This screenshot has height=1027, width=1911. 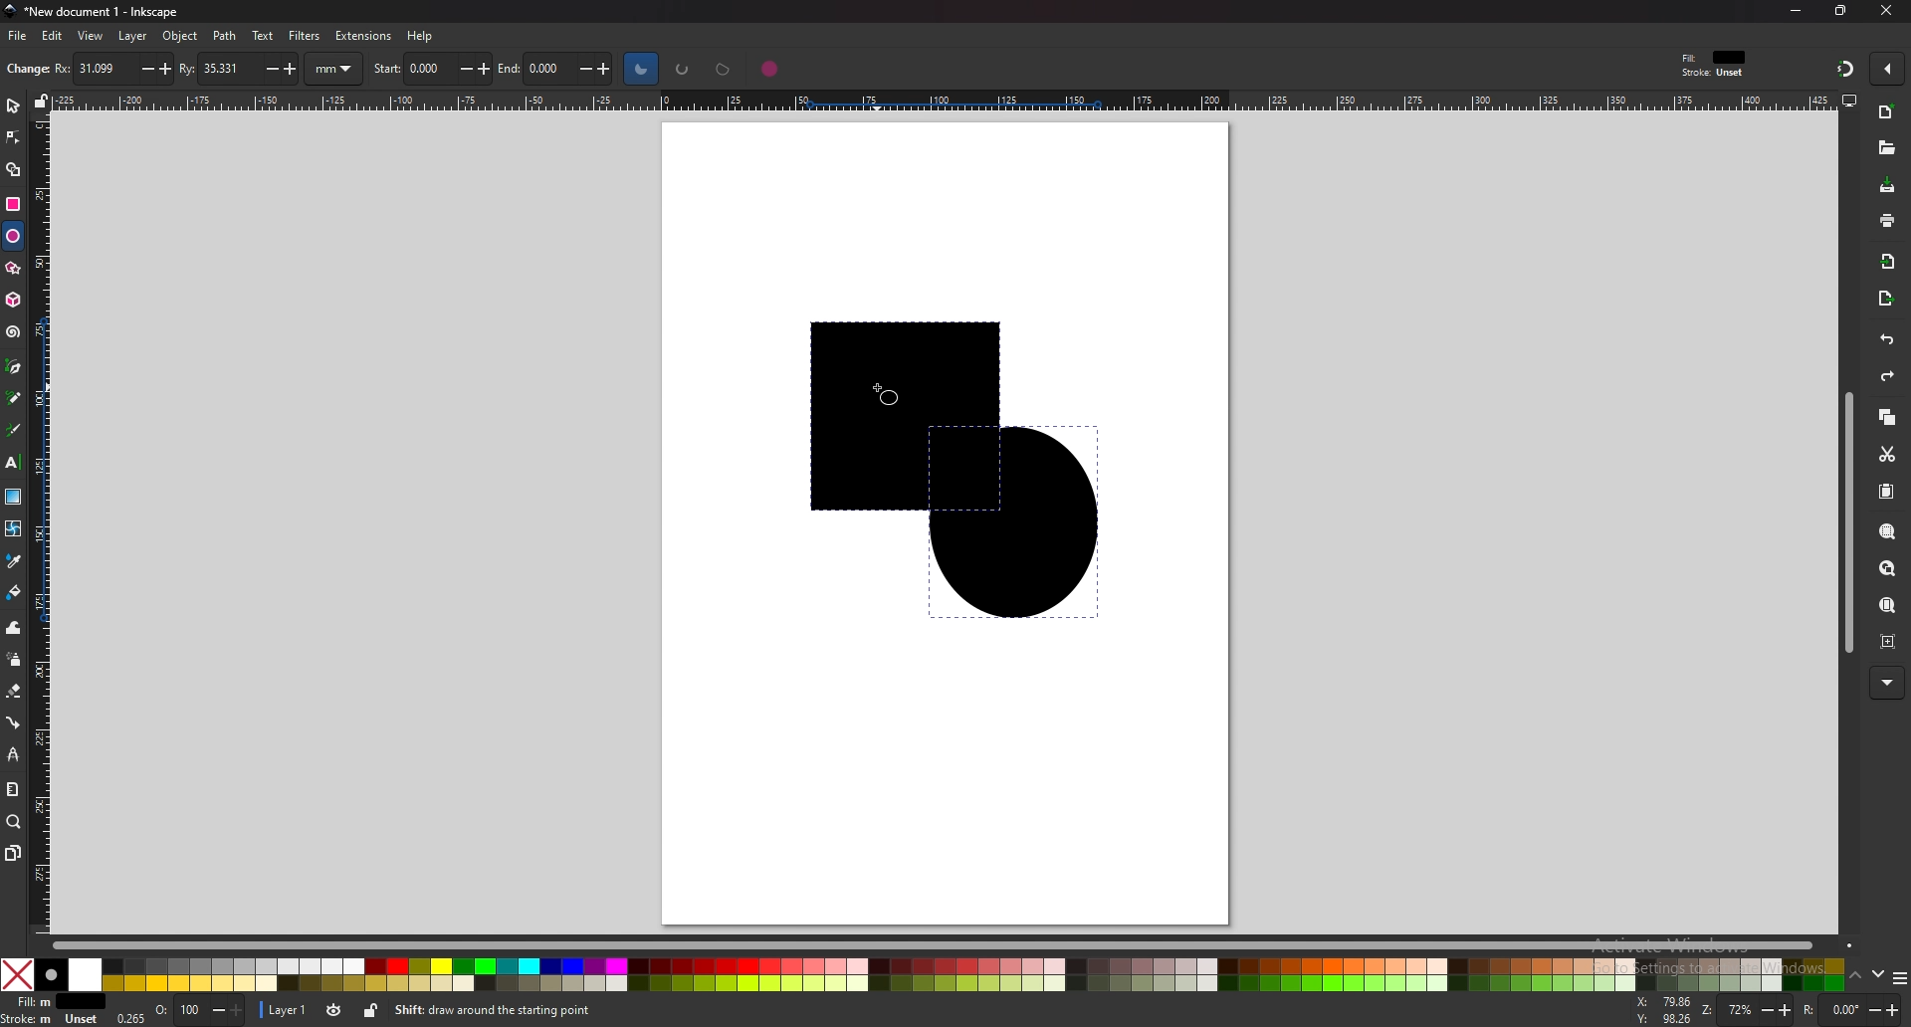 I want to click on edit, so click(x=54, y=37).